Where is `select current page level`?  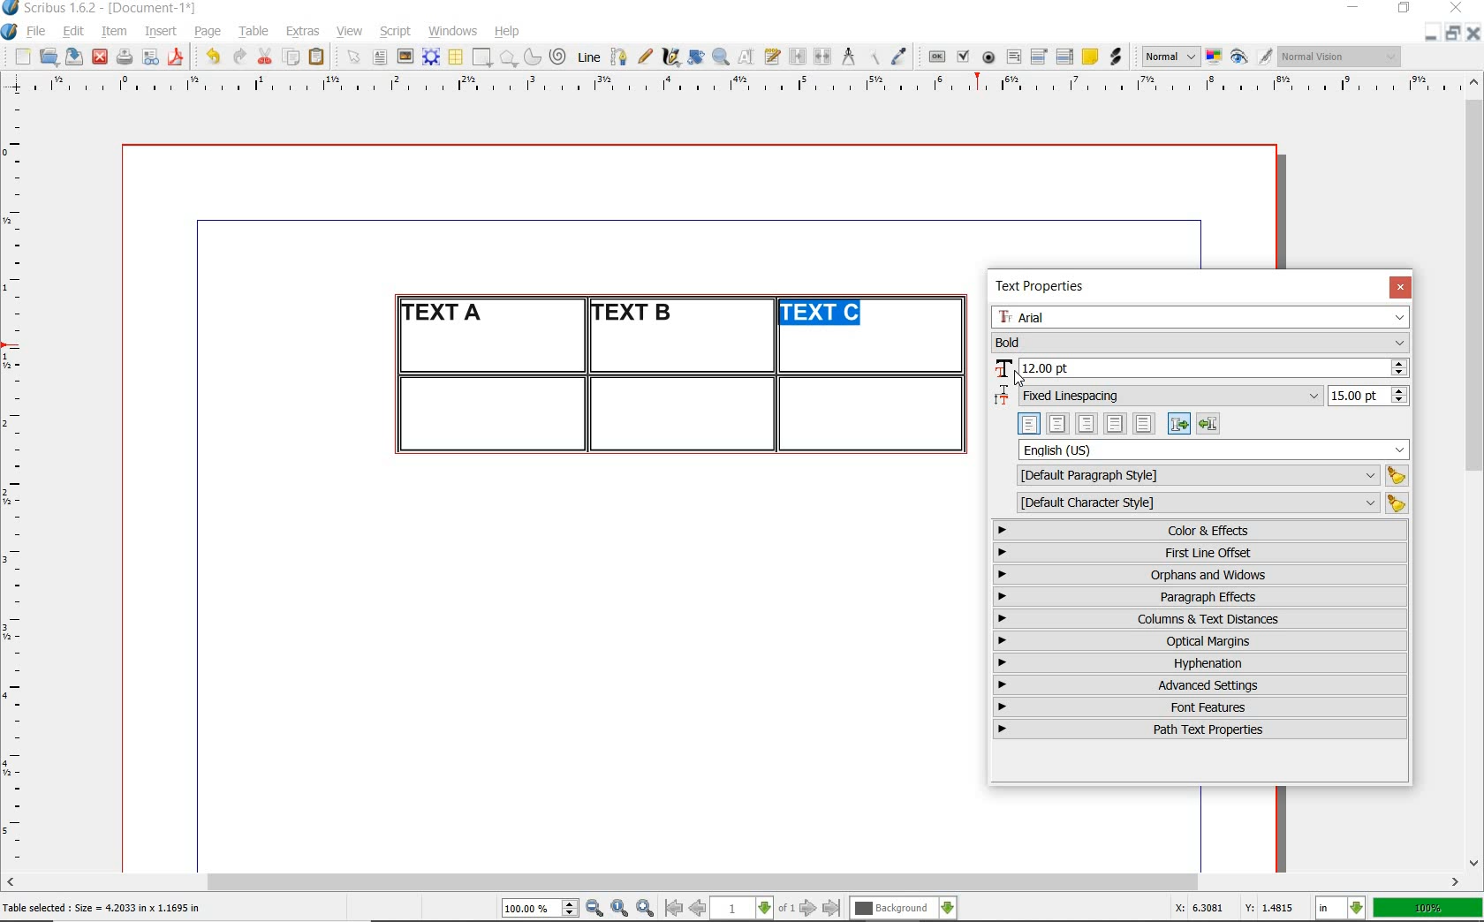
select current page level is located at coordinates (753, 908).